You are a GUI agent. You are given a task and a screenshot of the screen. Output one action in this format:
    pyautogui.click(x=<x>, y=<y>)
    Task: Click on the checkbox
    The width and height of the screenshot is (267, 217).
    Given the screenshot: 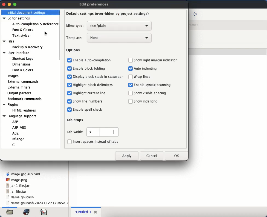 What is the action you would take?
    pyautogui.click(x=130, y=93)
    